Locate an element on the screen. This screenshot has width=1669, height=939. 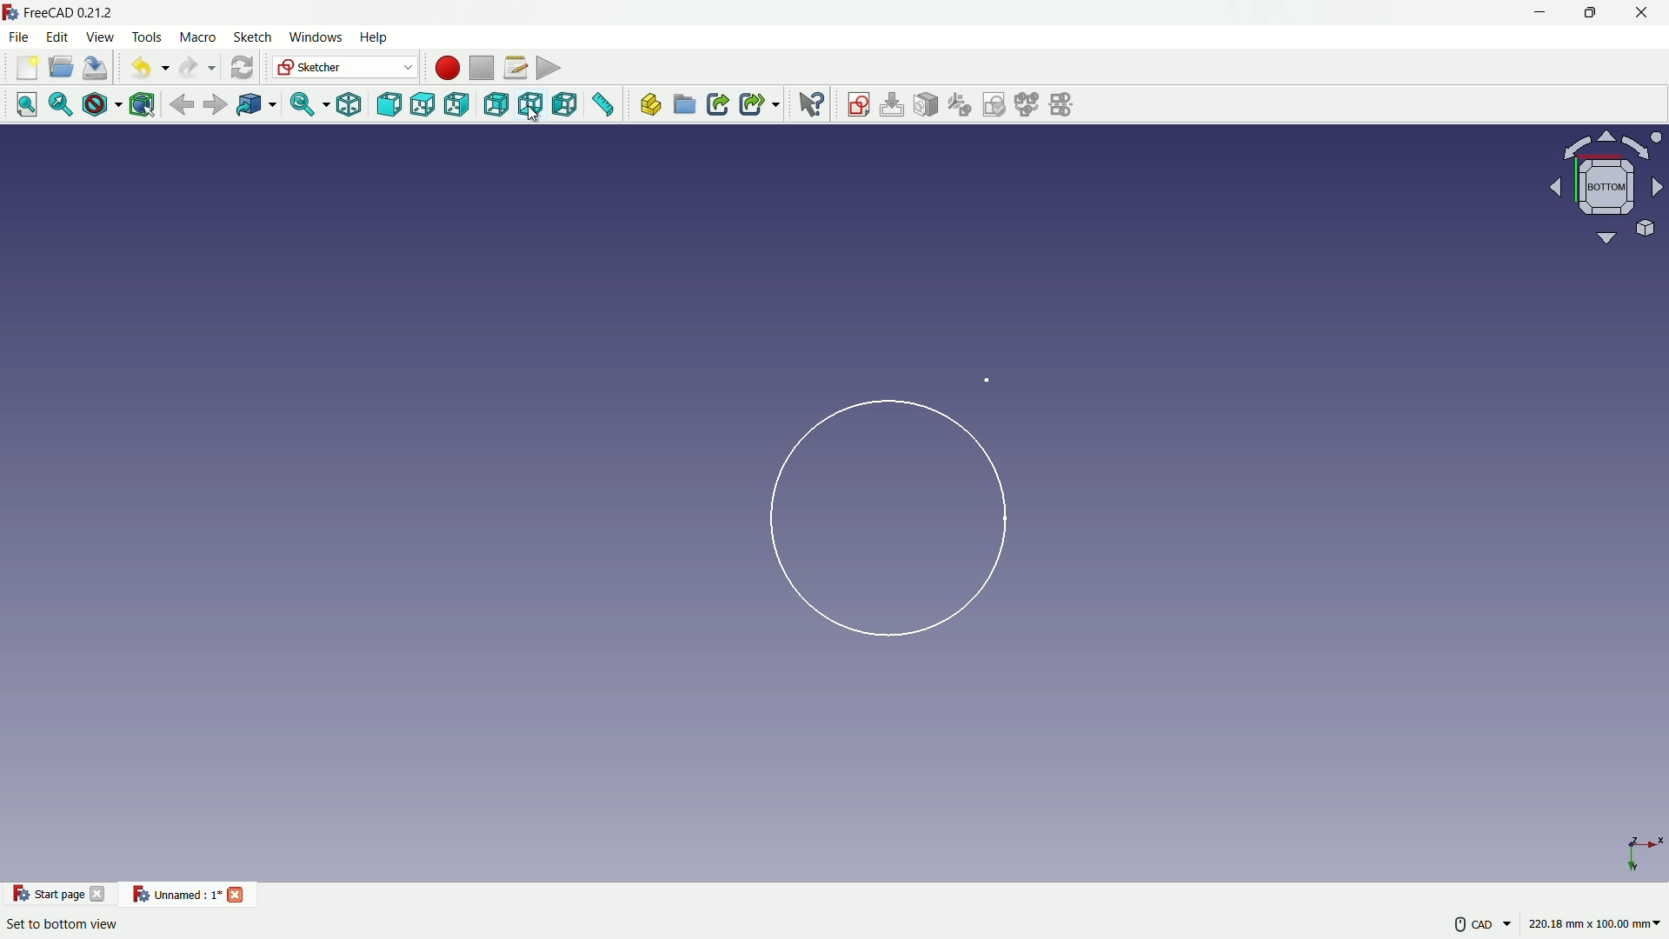
changed view is located at coordinates (874, 510).